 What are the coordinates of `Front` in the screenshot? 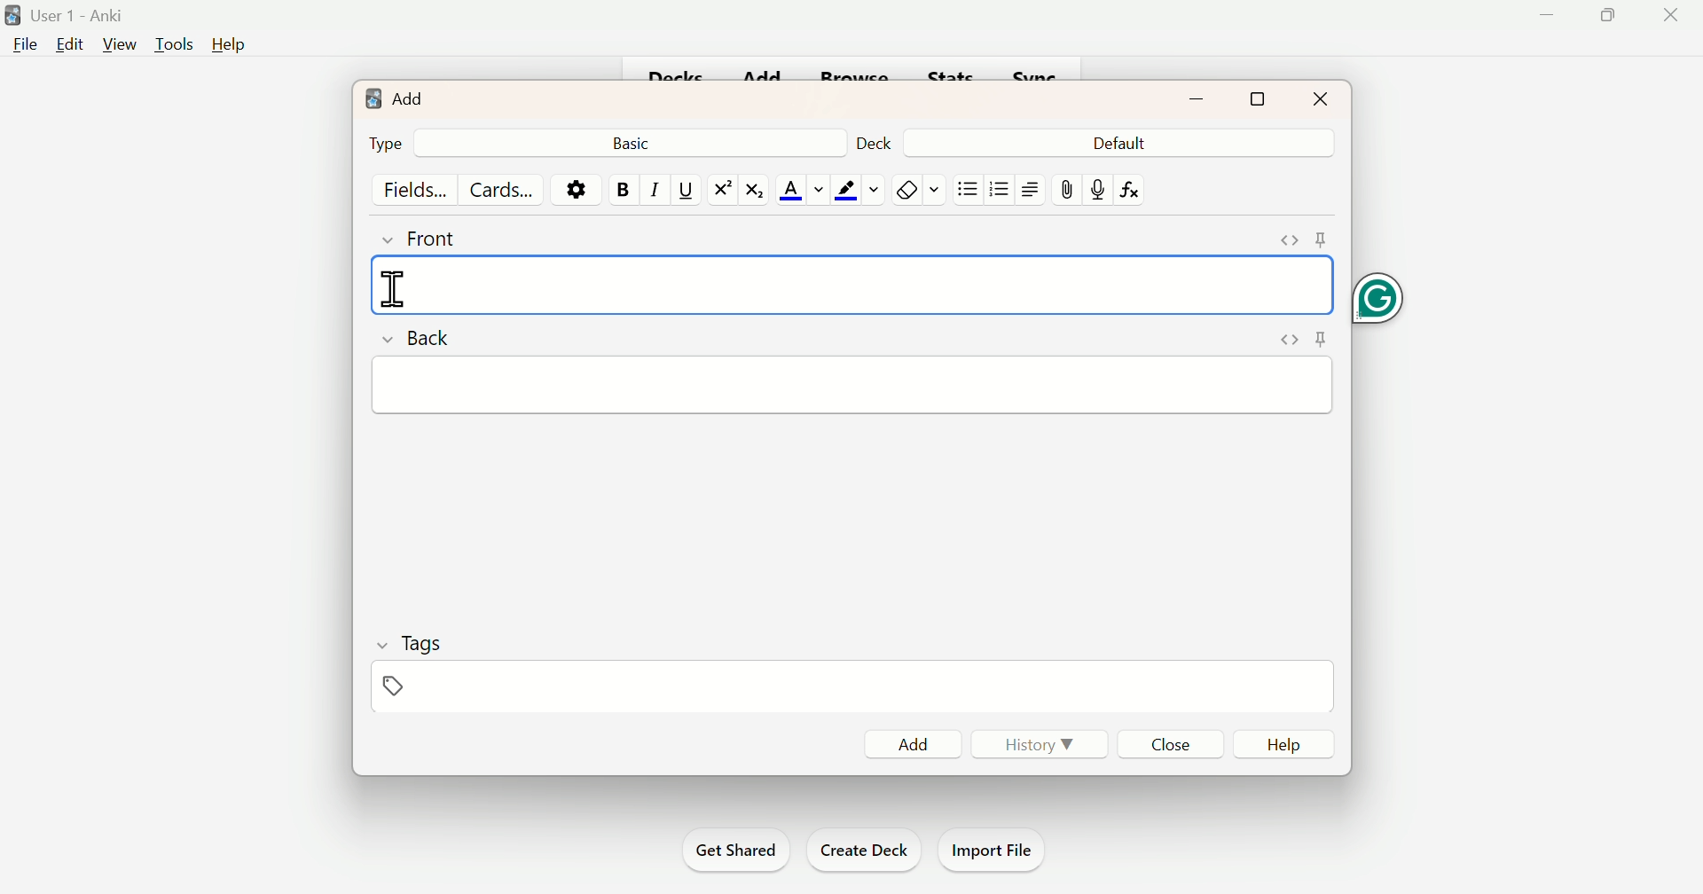 It's located at (436, 243).